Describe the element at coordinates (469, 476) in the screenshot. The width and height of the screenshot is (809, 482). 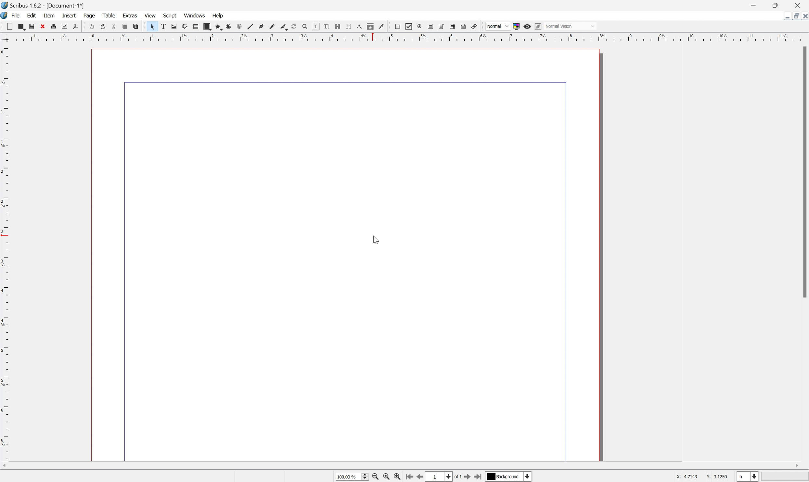
I see `Go to next page` at that location.